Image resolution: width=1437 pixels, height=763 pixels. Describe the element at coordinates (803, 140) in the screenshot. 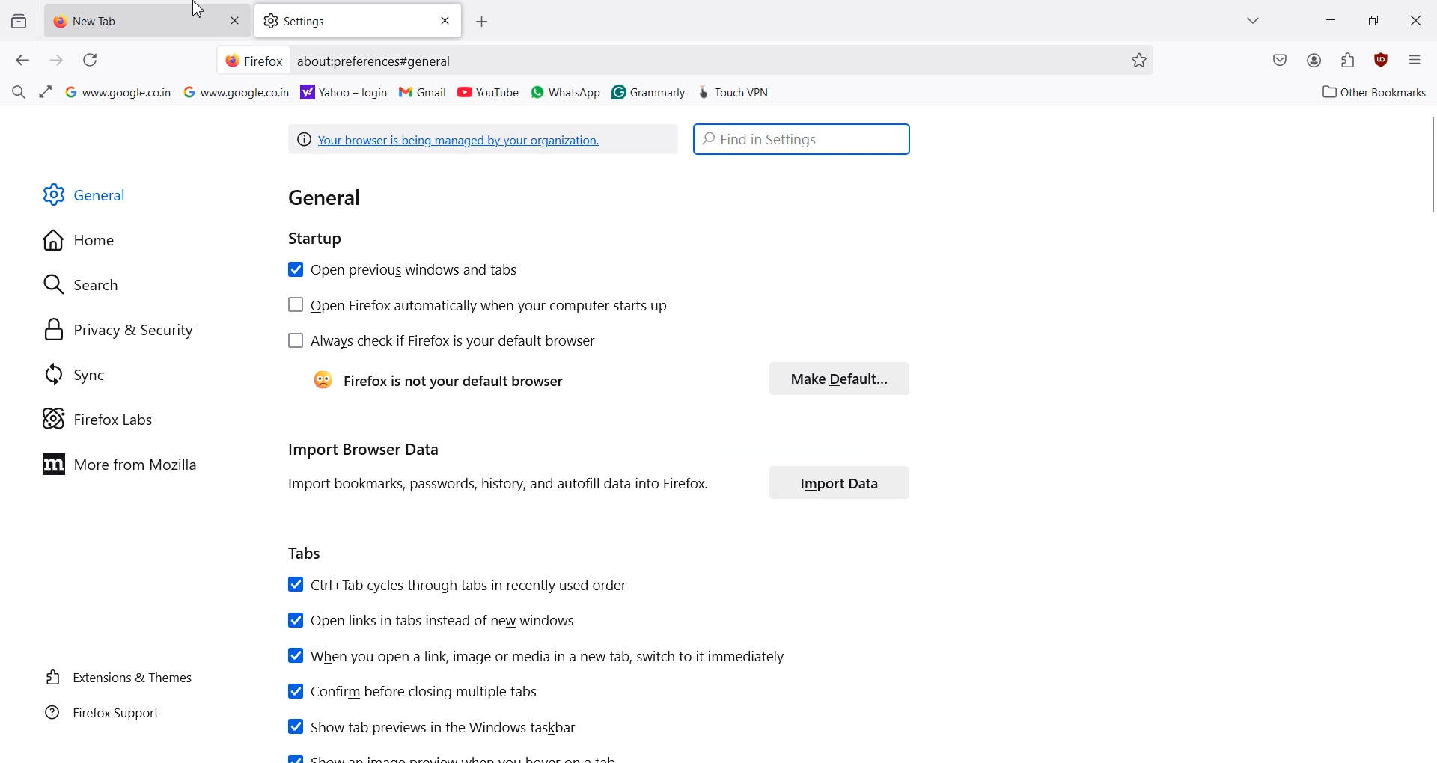

I see `Search bar` at that location.